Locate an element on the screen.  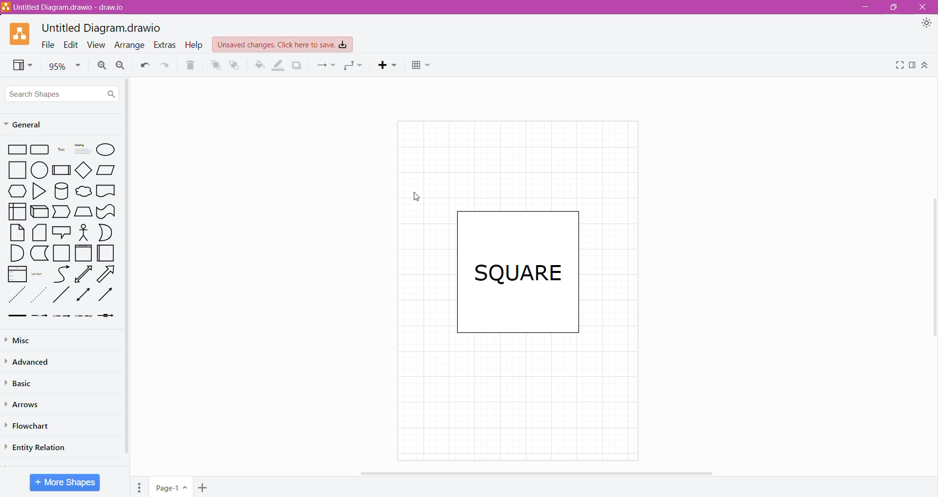
Delete is located at coordinates (191, 65).